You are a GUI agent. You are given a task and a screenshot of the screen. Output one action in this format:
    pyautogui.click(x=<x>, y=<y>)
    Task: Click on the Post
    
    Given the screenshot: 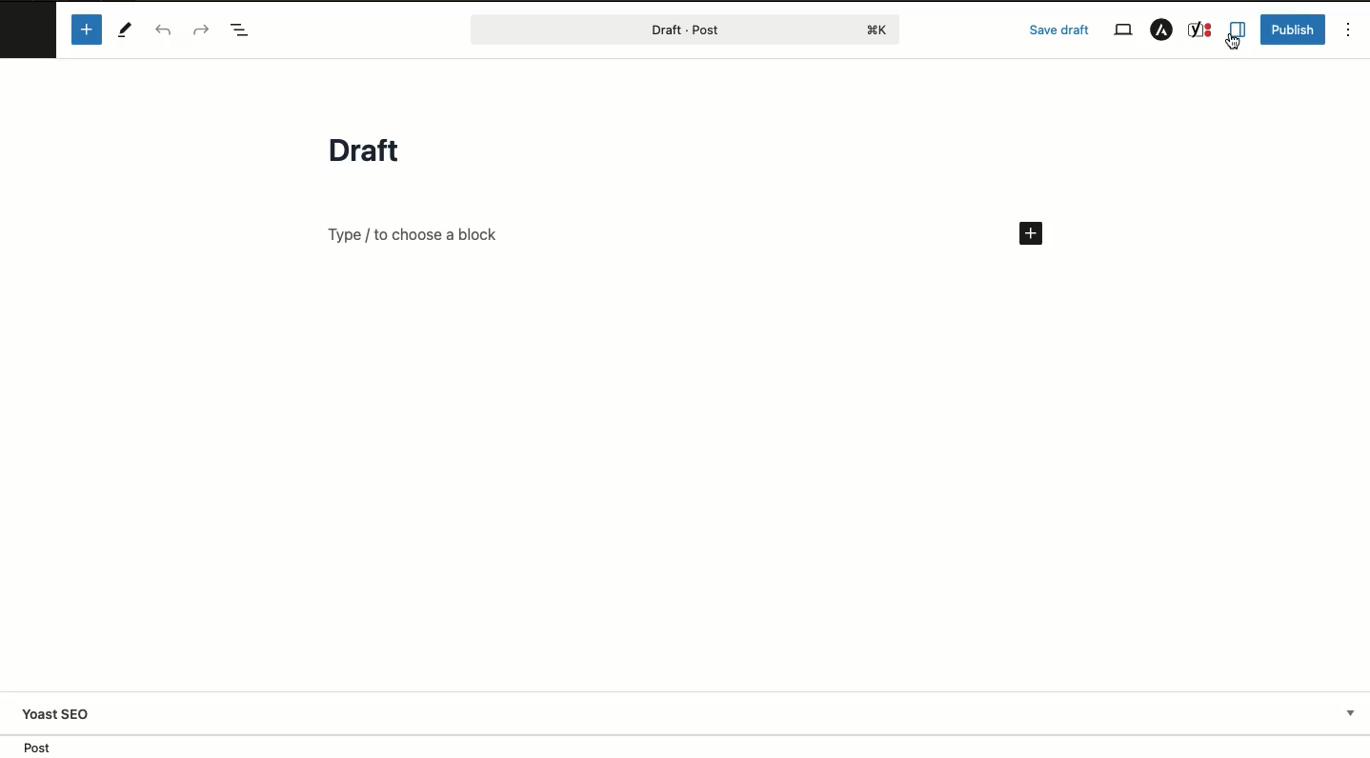 What is the action you would take?
    pyautogui.click(x=644, y=30)
    